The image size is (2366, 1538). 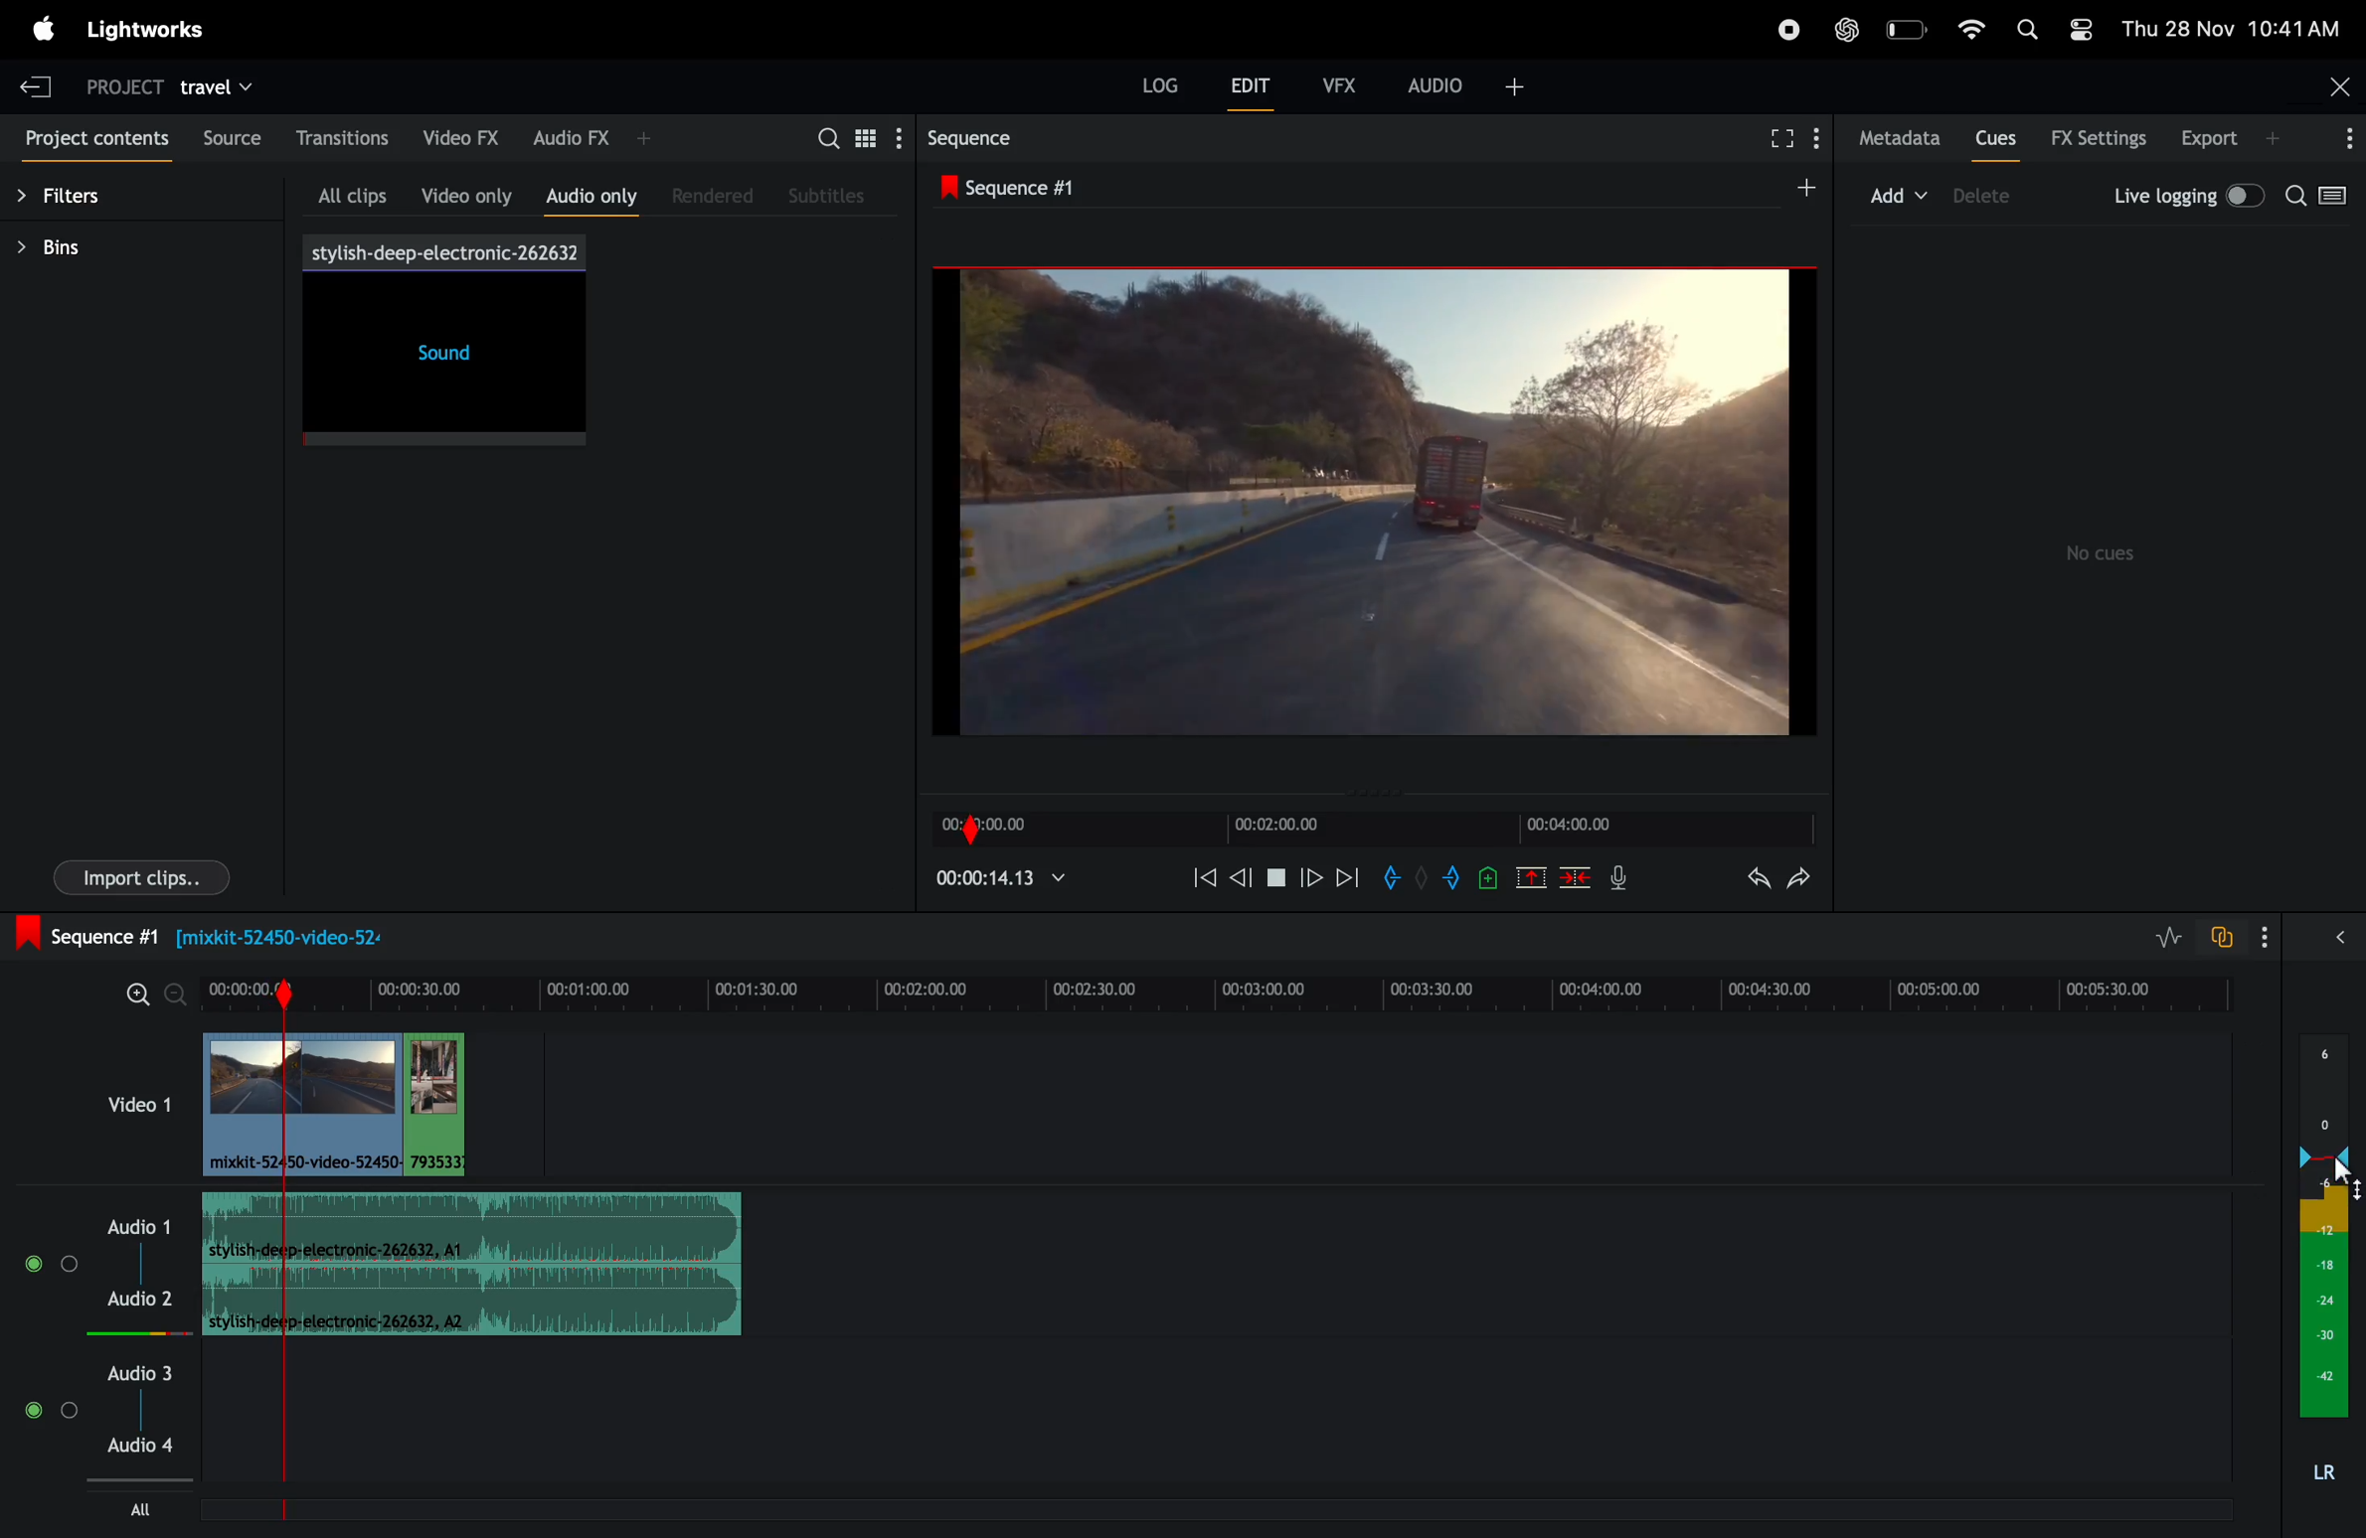 I want to click on export, so click(x=2231, y=138).